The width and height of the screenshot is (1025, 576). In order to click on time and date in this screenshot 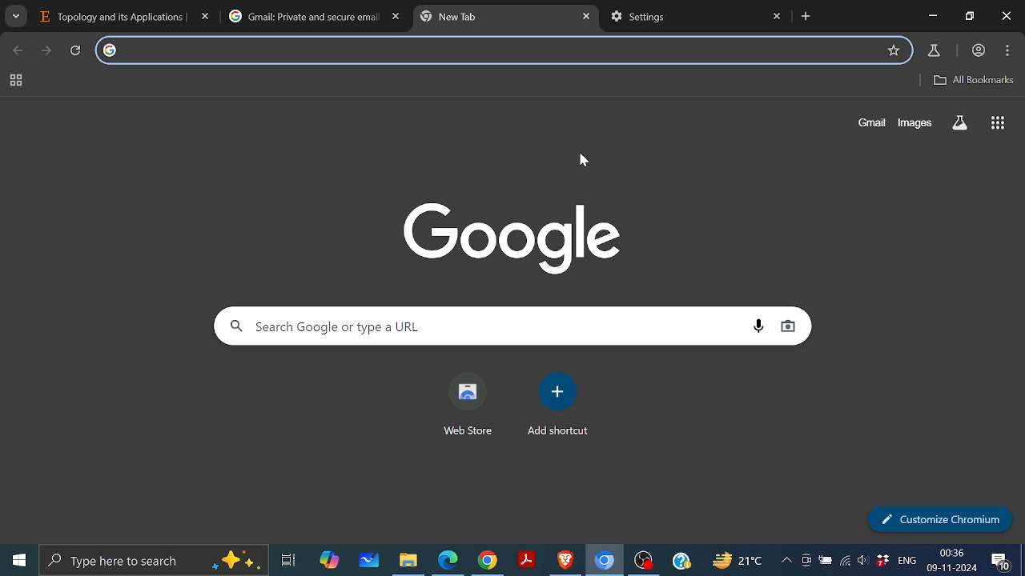, I will do `click(953, 561)`.